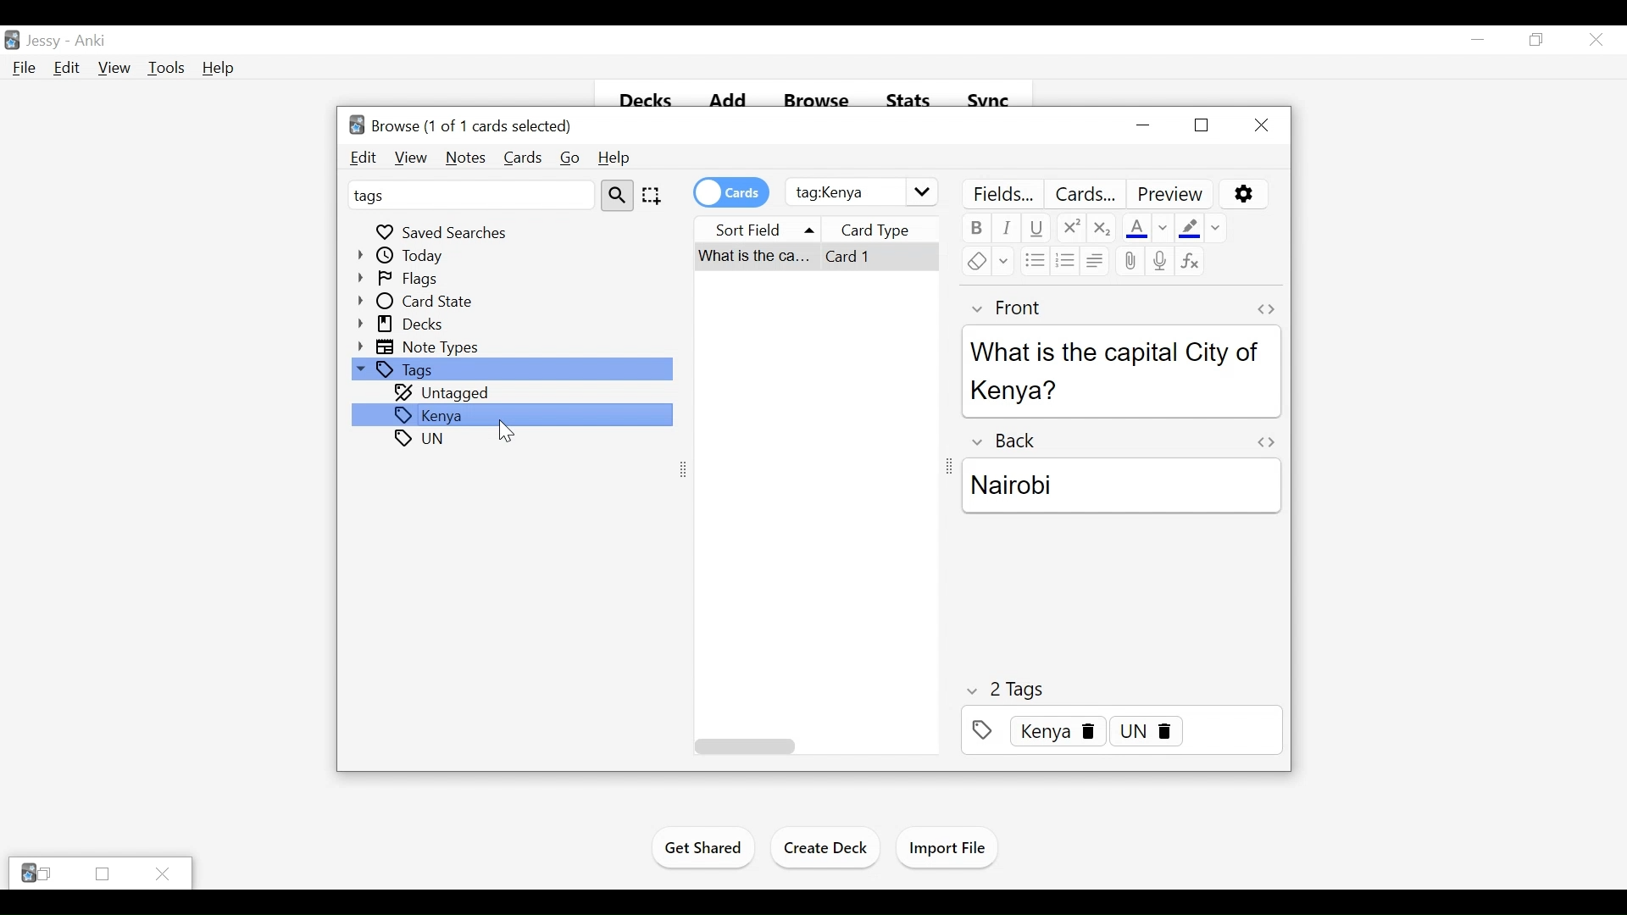 Image resolution: width=1627 pixels, height=915 pixels. Describe the element at coordinates (1087, 194) in the screenshot. I see `Customize Cards Template` at that location.